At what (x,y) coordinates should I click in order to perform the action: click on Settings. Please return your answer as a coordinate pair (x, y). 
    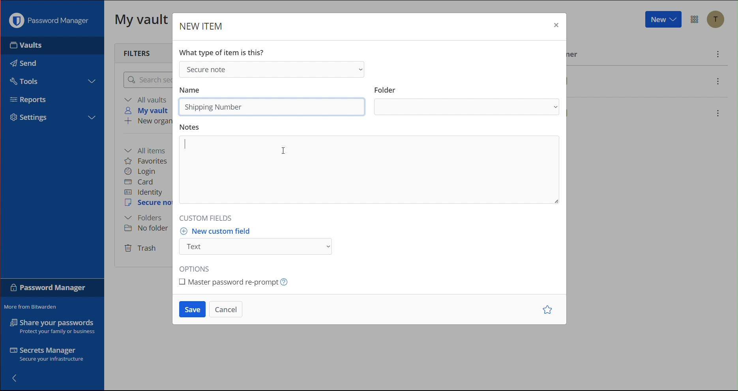
    Looking at the image, I should click on (29, 118).